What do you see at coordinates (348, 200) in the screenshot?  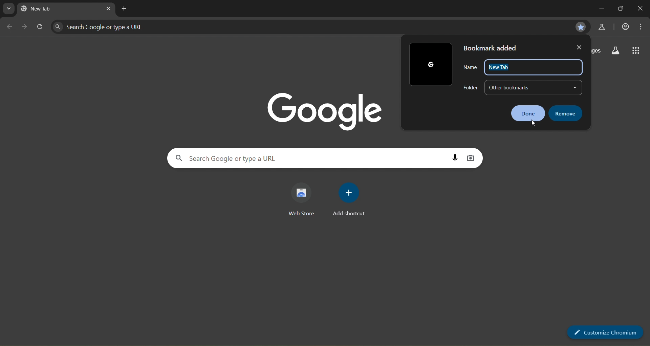 I see `add shortcut` at bounding box center [348, 200].